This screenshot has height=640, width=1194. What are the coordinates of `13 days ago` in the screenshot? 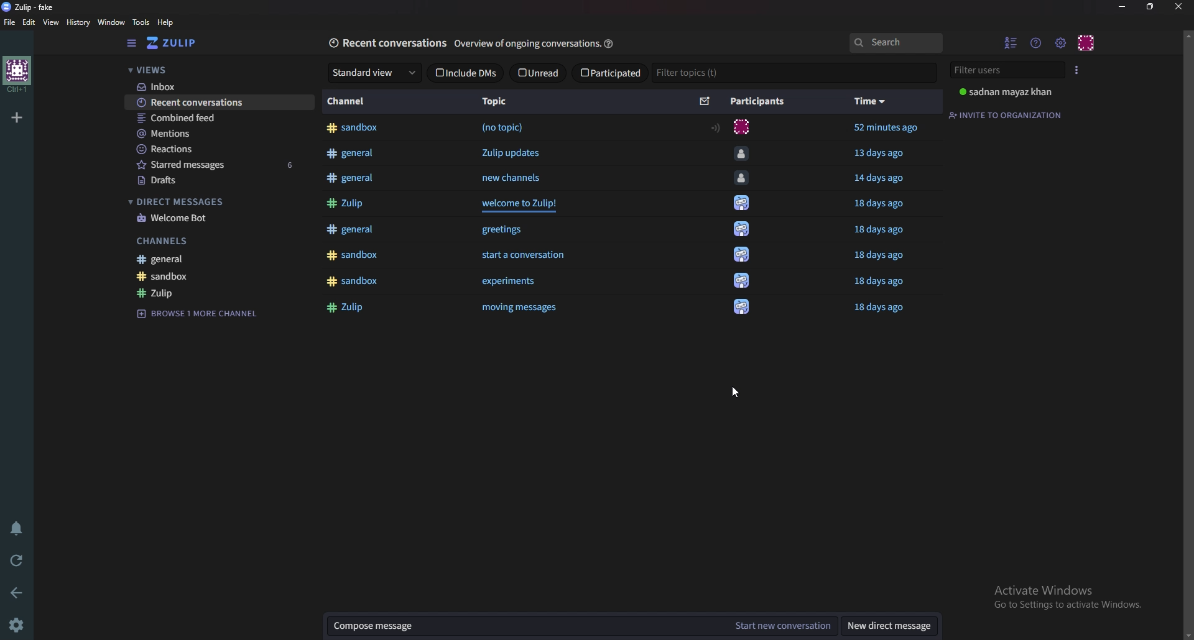 It's located at (879, 153).